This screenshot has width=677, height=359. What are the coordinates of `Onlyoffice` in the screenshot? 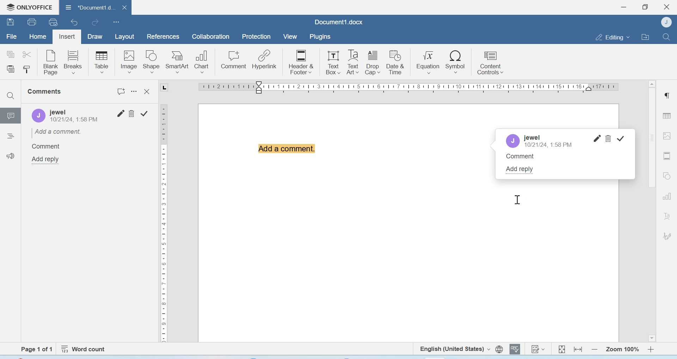 It's located at (27, 7).